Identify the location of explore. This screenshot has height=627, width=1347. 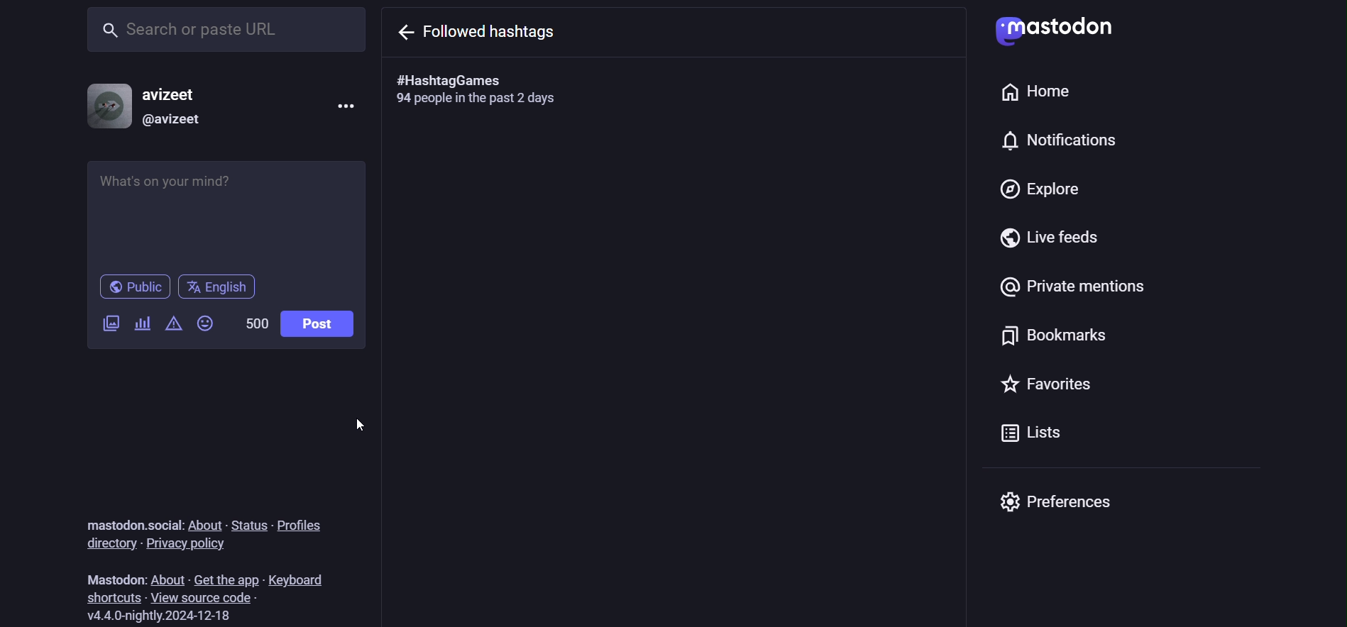
(1072, 190).